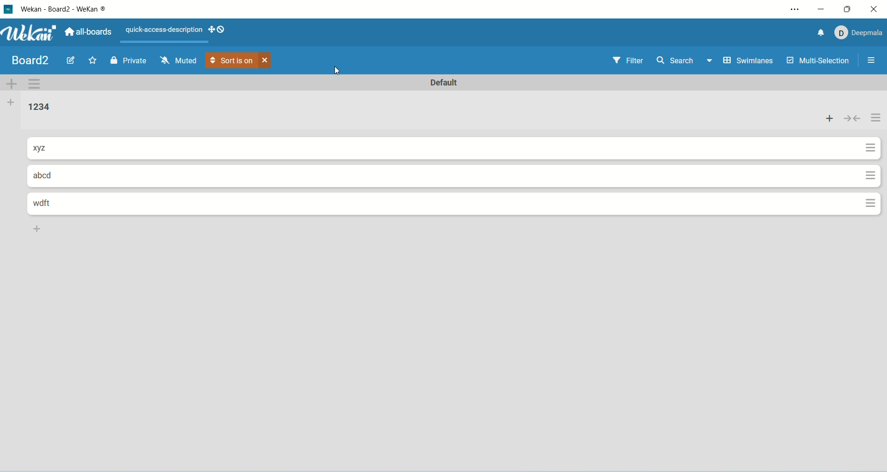  What do you see at coordinates (445, 83) in the screenshot?
I see `default` at bounding box center [445, 83].